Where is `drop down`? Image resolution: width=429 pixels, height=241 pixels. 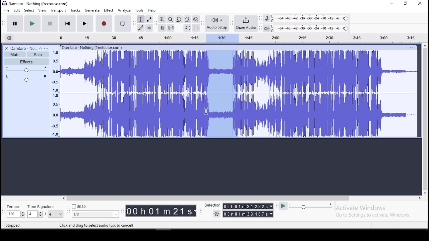 drop down is located at coordinates (40, 214).